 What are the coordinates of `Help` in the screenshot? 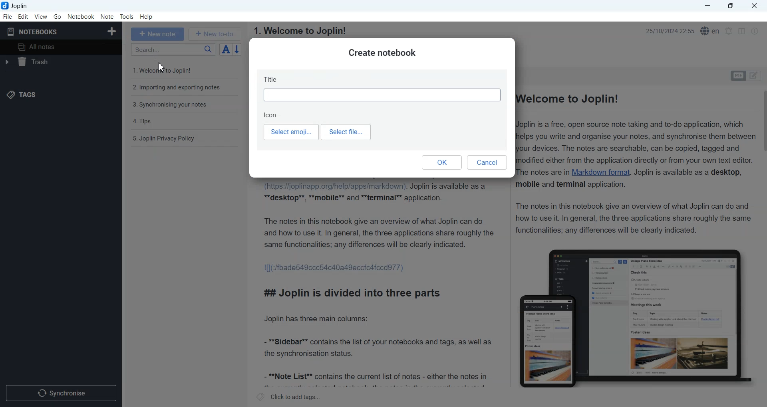 It's located at (147, 17).